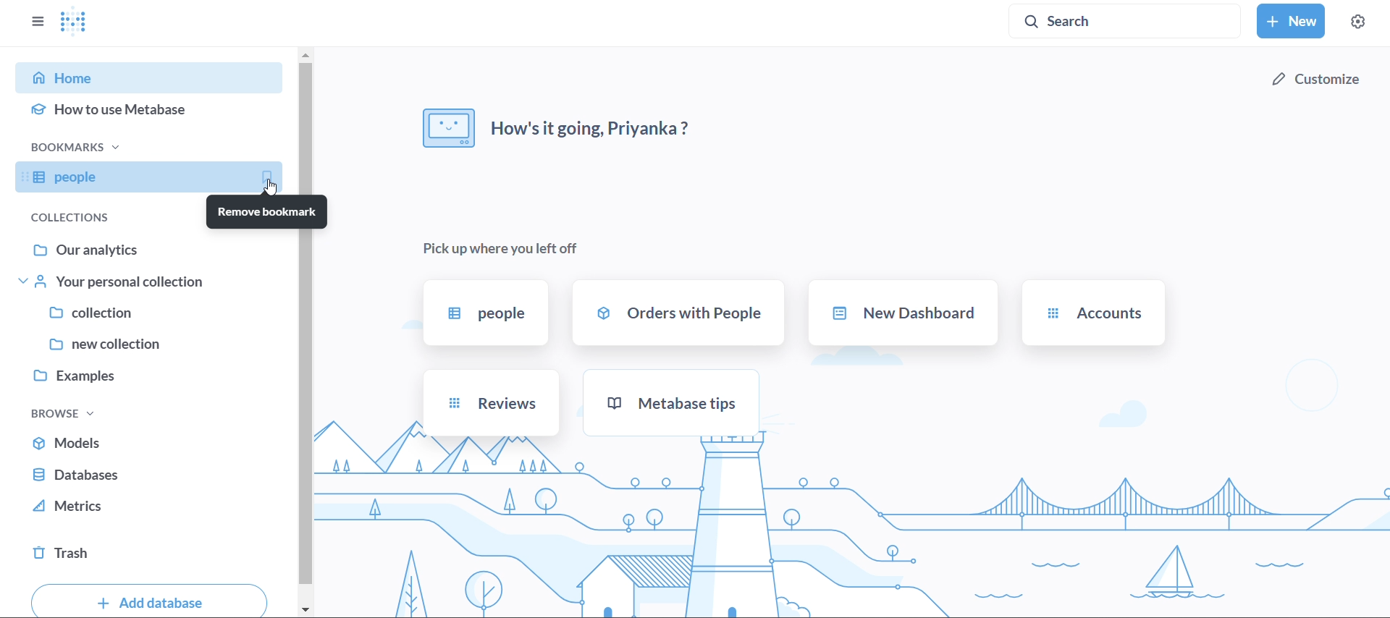 This screenshot has width=1390, height=618. Describe the element at coordinates (558, 127) in the screenshot. I see `how it's going priyanka?` at that location.